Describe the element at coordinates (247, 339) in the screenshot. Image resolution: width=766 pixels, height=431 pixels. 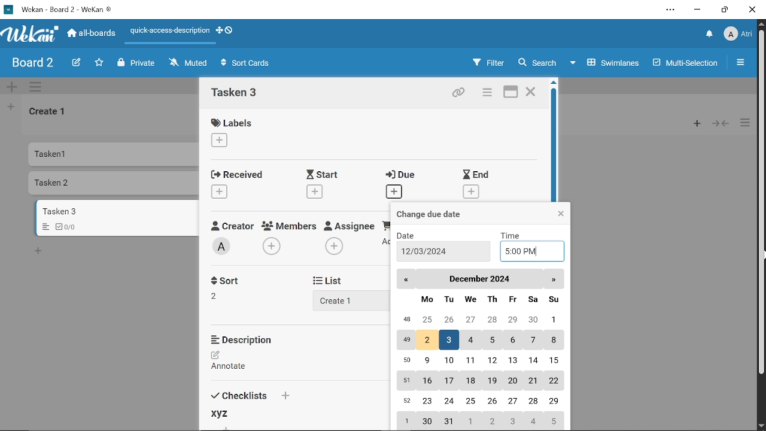
I see `Description` at that location.